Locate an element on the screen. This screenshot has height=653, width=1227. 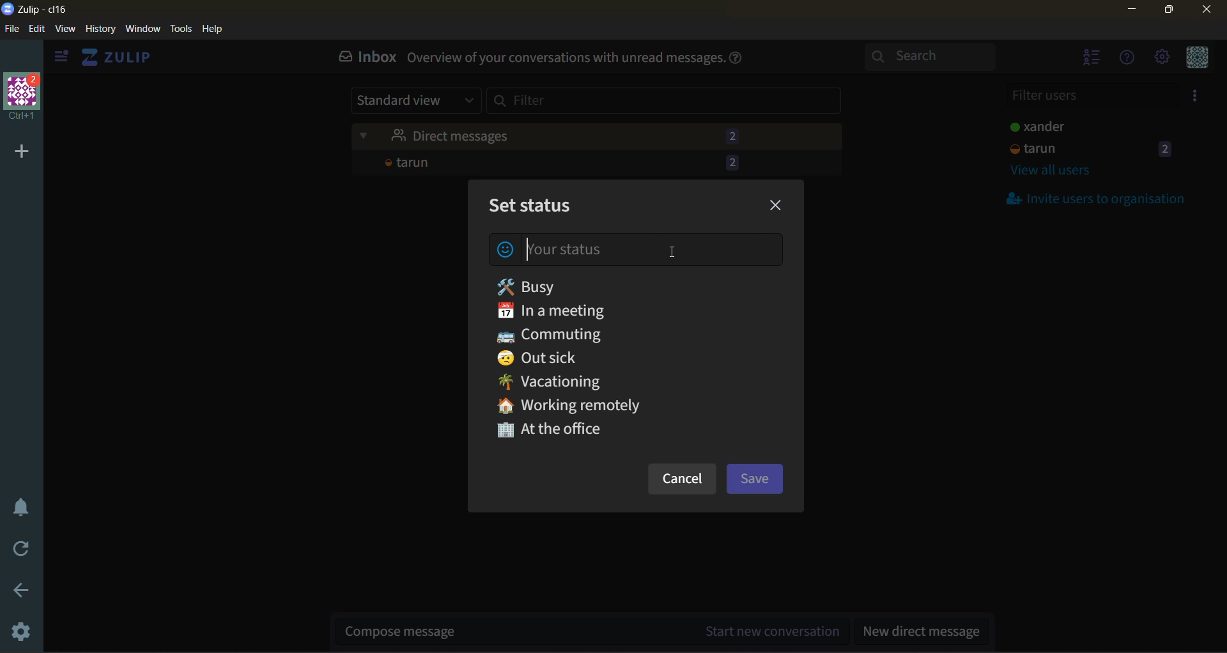
filter is located at coordinates (674, 104).